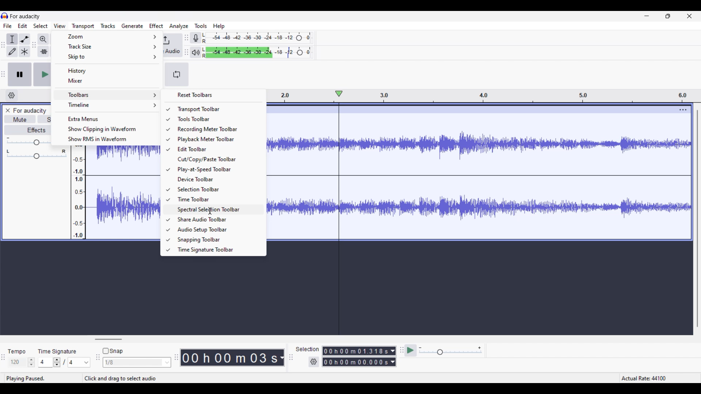 Image resolution: width=701 pixels, height=394 pixels. What do you see at coordinates (697, 219) in the screenshot?
I see `Vertical slide bar` at bounding box center [697, 219].